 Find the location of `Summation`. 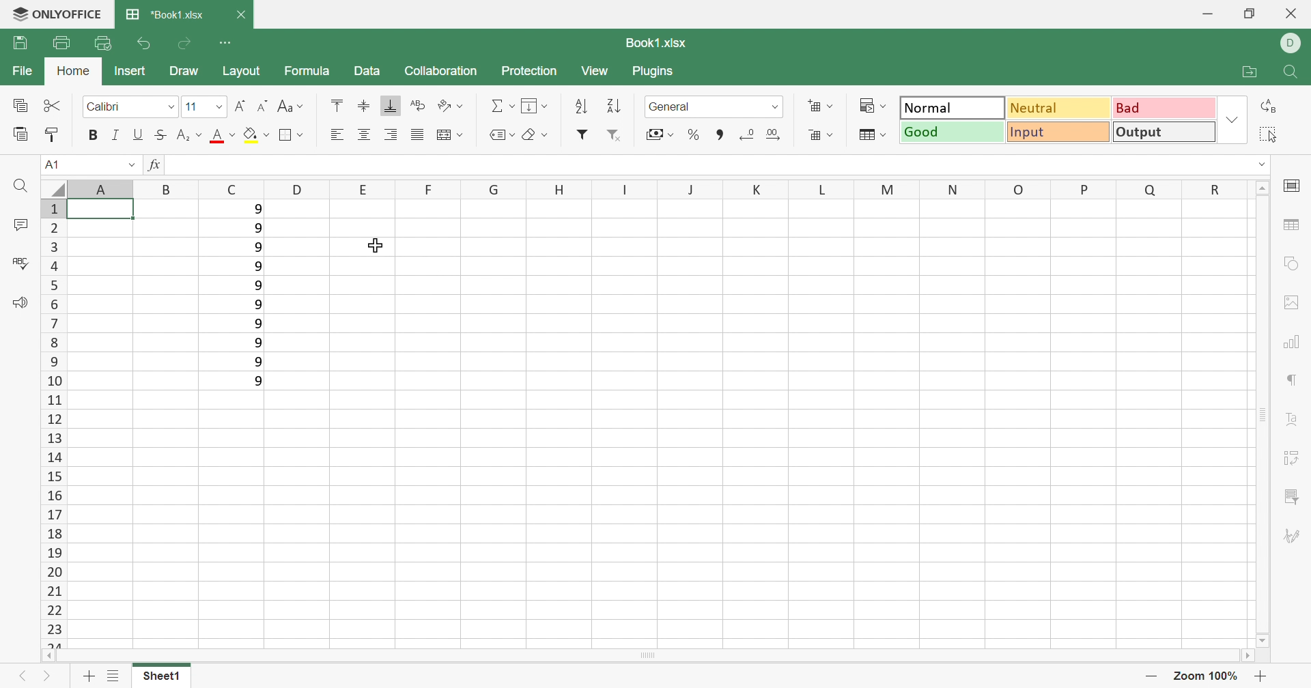

Summation is located at coordinates (502, 106).